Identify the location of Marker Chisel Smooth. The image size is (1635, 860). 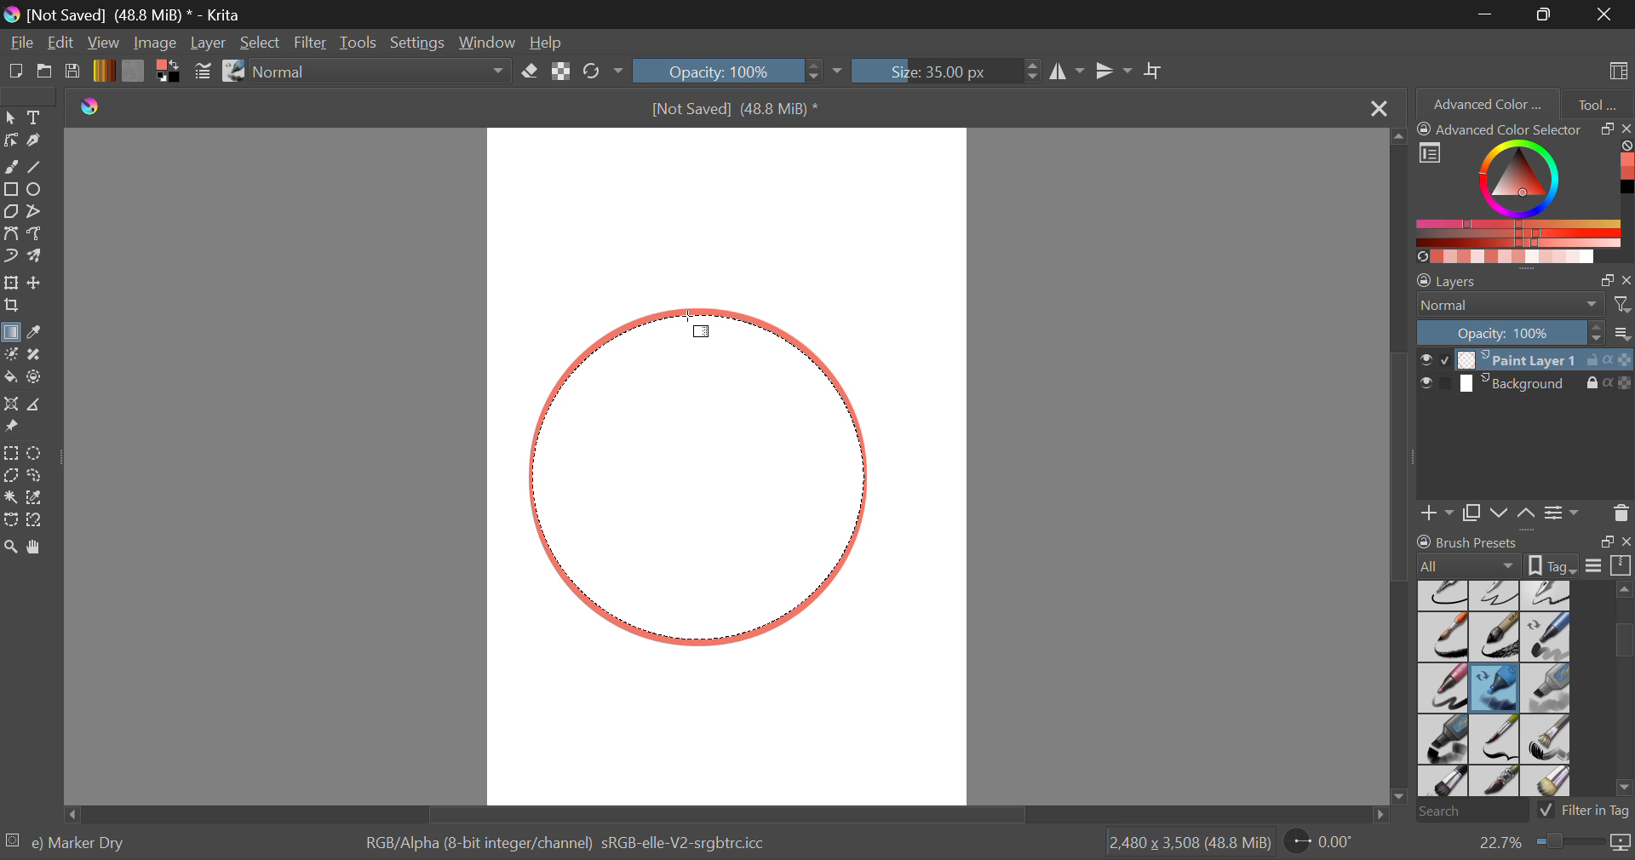
(1546, 636).